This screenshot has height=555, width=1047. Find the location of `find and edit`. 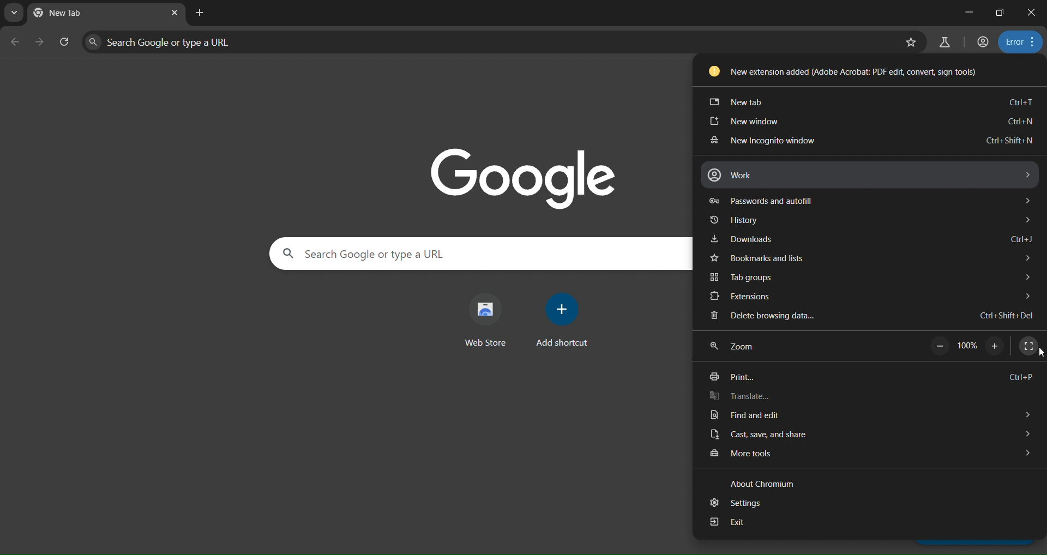

find and edit is located at coordinates (870, 415).